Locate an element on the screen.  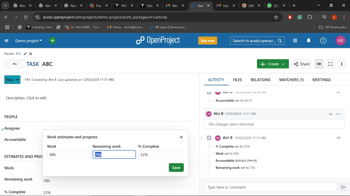
% complete is located at coordinates (151, 146).